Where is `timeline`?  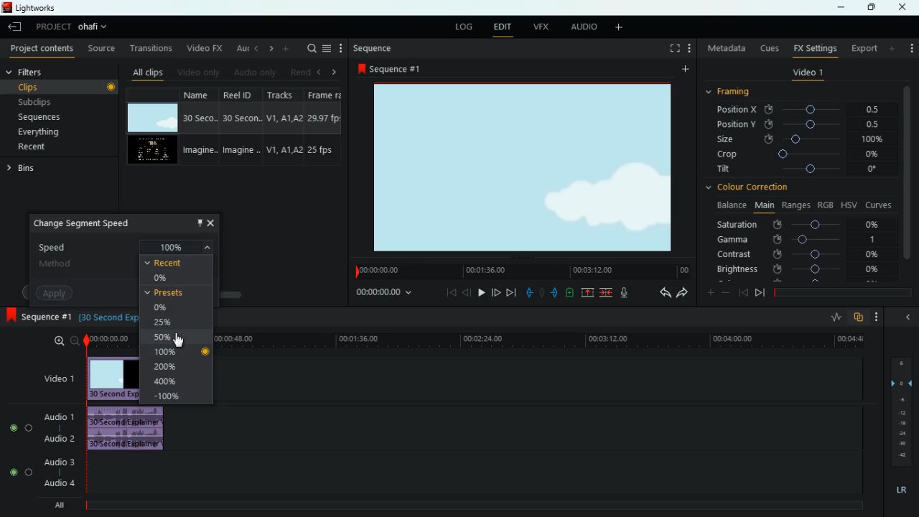 timeline is located at coordinates (521, 271).